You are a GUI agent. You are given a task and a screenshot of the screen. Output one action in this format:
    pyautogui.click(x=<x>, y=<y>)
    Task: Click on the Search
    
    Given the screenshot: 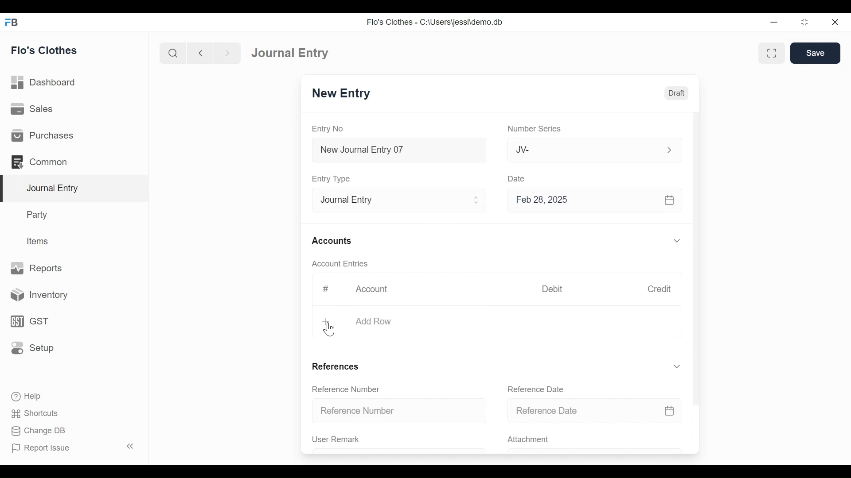 What is the action you would take?
    pyautogui.click(x=173, y=54)
    